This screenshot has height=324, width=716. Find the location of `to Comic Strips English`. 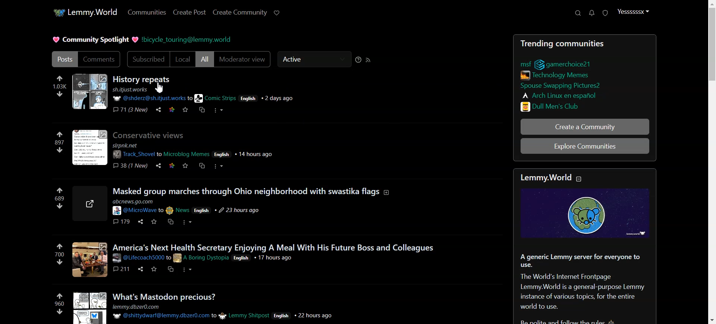

to Comic Strips English is located at coordinates (222, 98).